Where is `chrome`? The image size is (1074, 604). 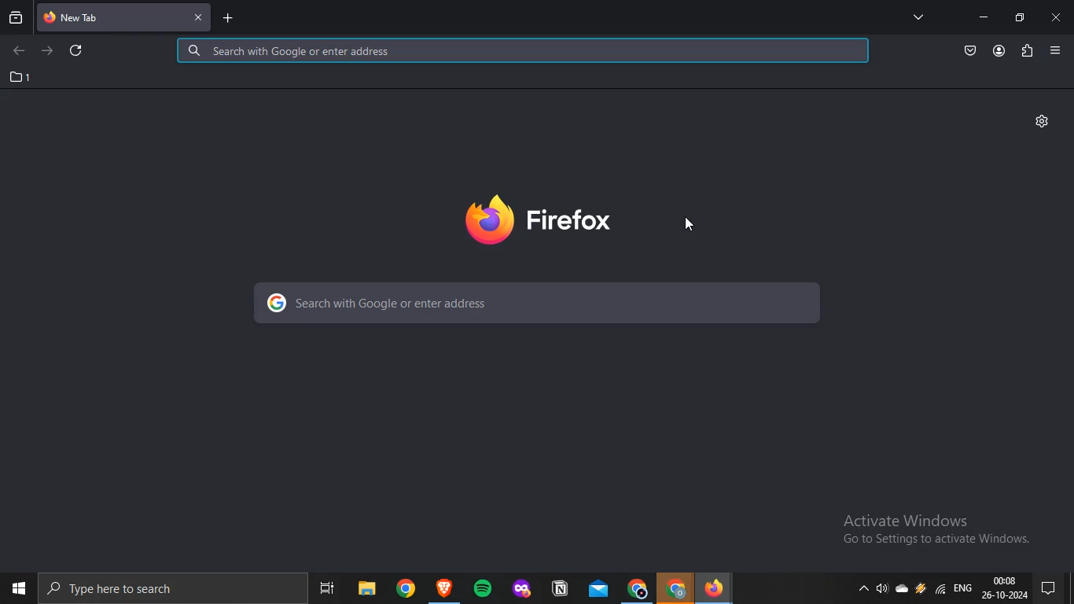 chrome is located at coordinates (676, 588).